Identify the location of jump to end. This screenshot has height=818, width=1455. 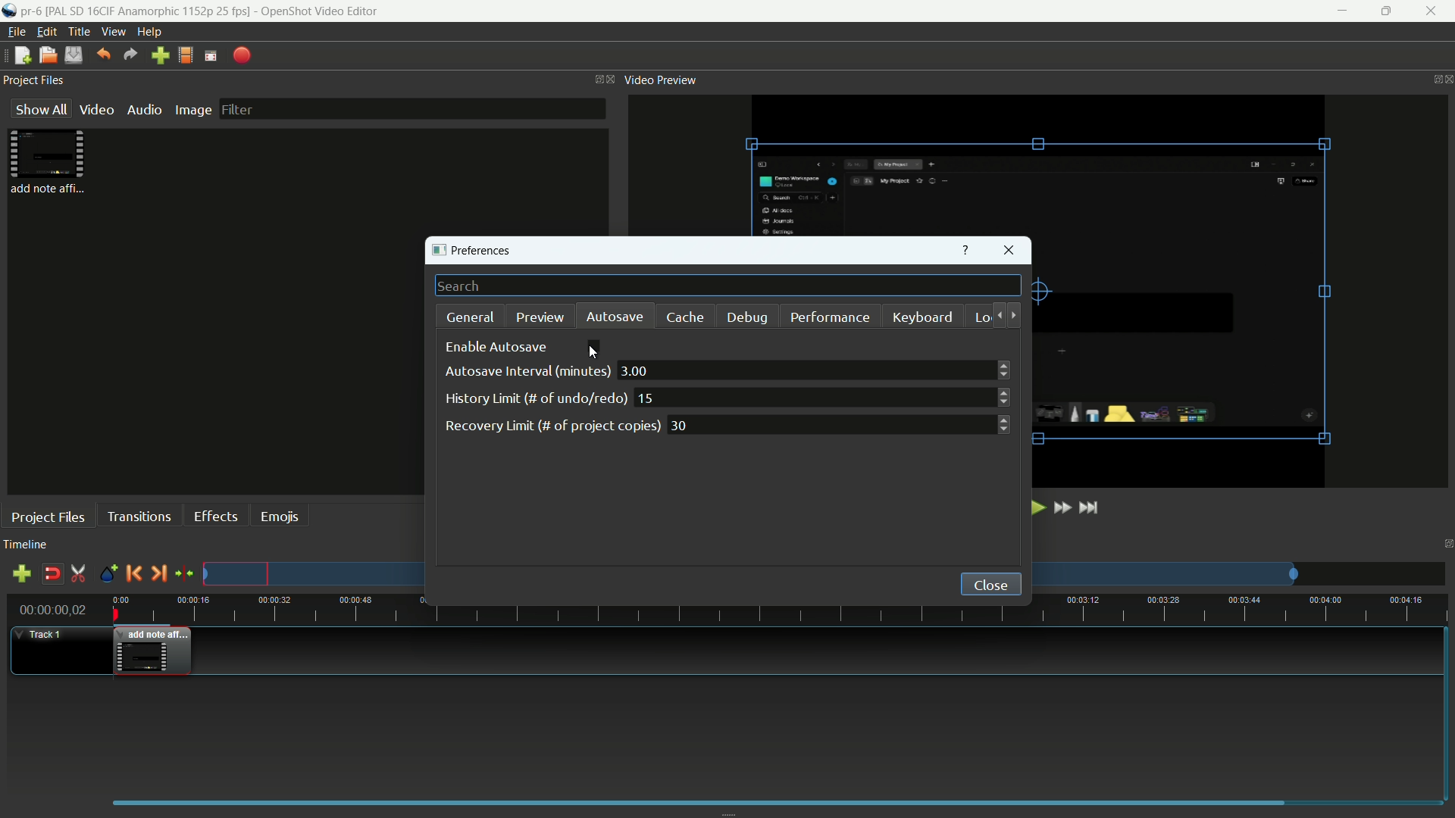
(1092, 507).